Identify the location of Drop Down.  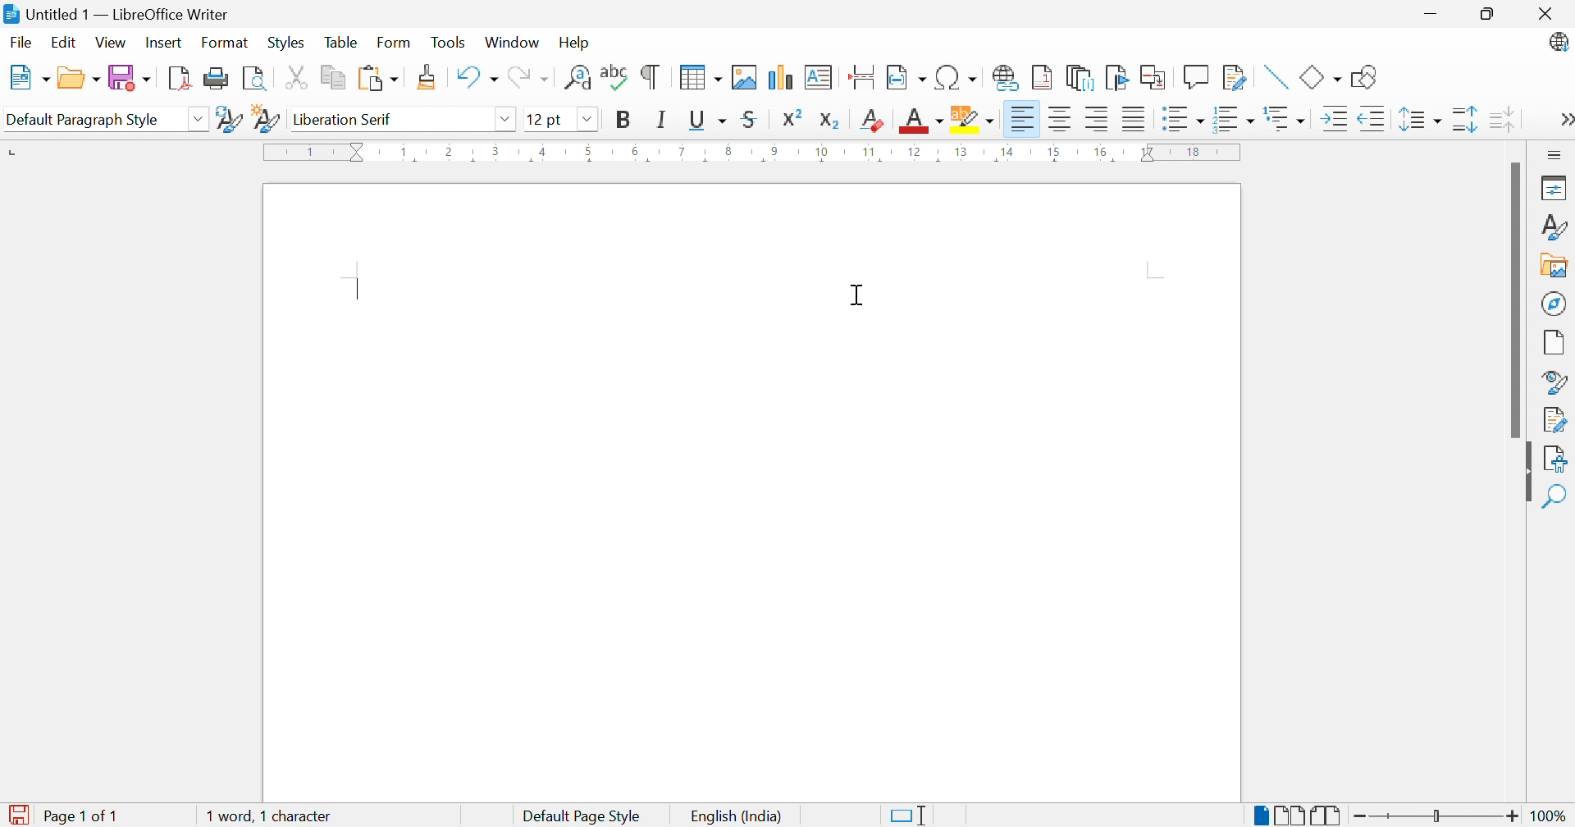
(505, 120).